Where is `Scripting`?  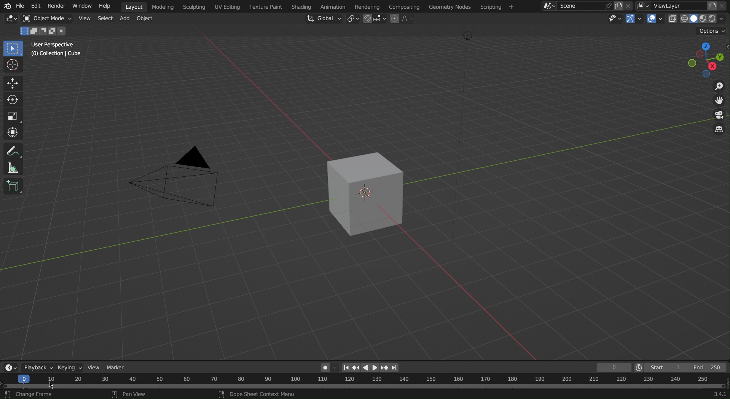
Scripting is located at coordinates (195, 6).